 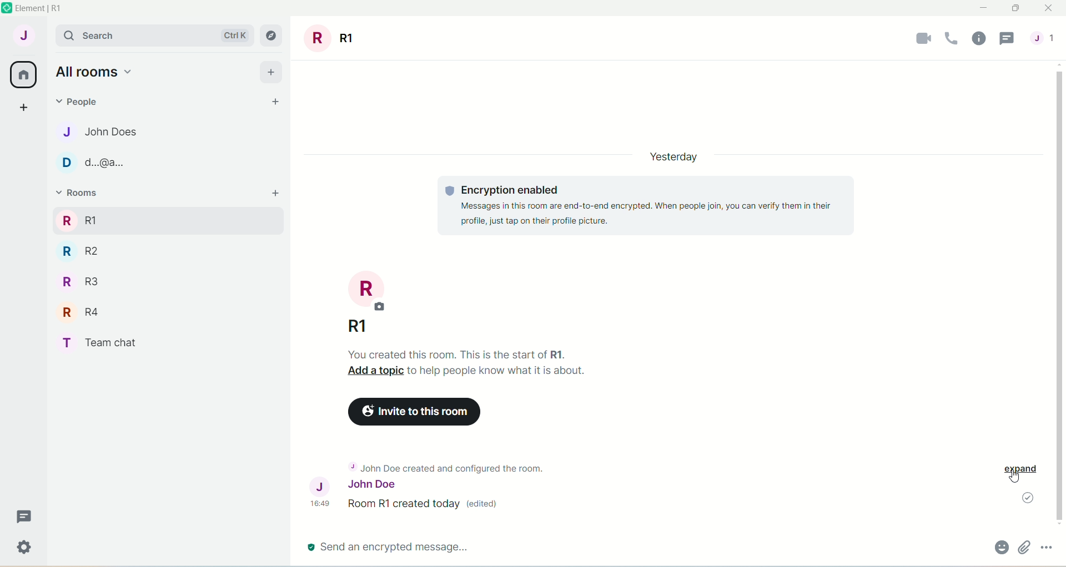 I want to click on Message Read , so click(x=1025, y=499).